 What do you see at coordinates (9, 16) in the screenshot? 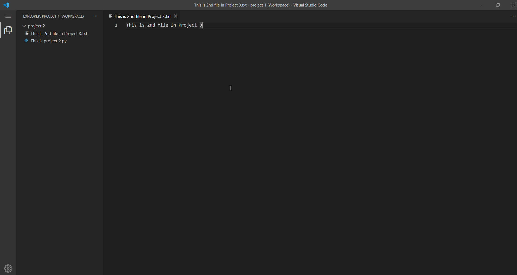
I see `Menu options` at bounding box center [9, 16].